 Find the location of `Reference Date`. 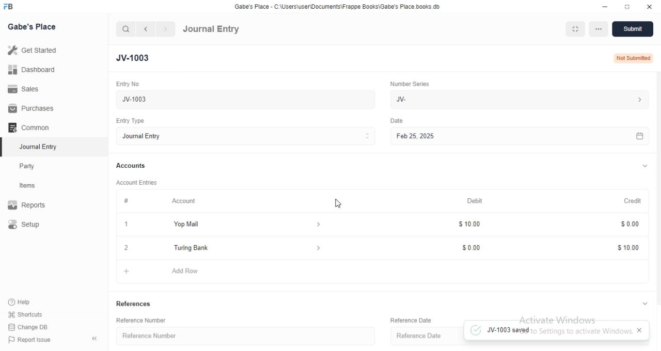

Reference Date is located at coordinates (413, 320).